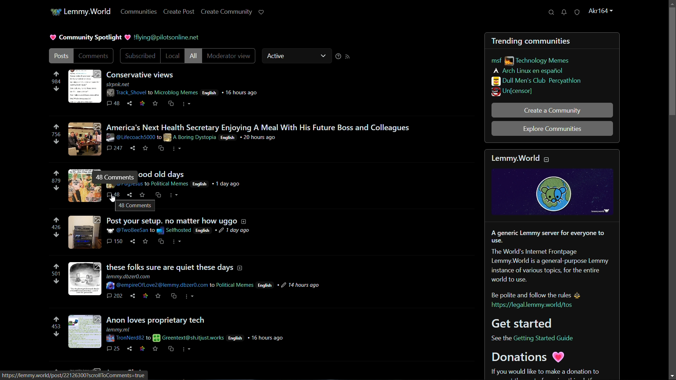 This screenshot has height=380, width=676. I want to click on technology memes, so click(540, 61).